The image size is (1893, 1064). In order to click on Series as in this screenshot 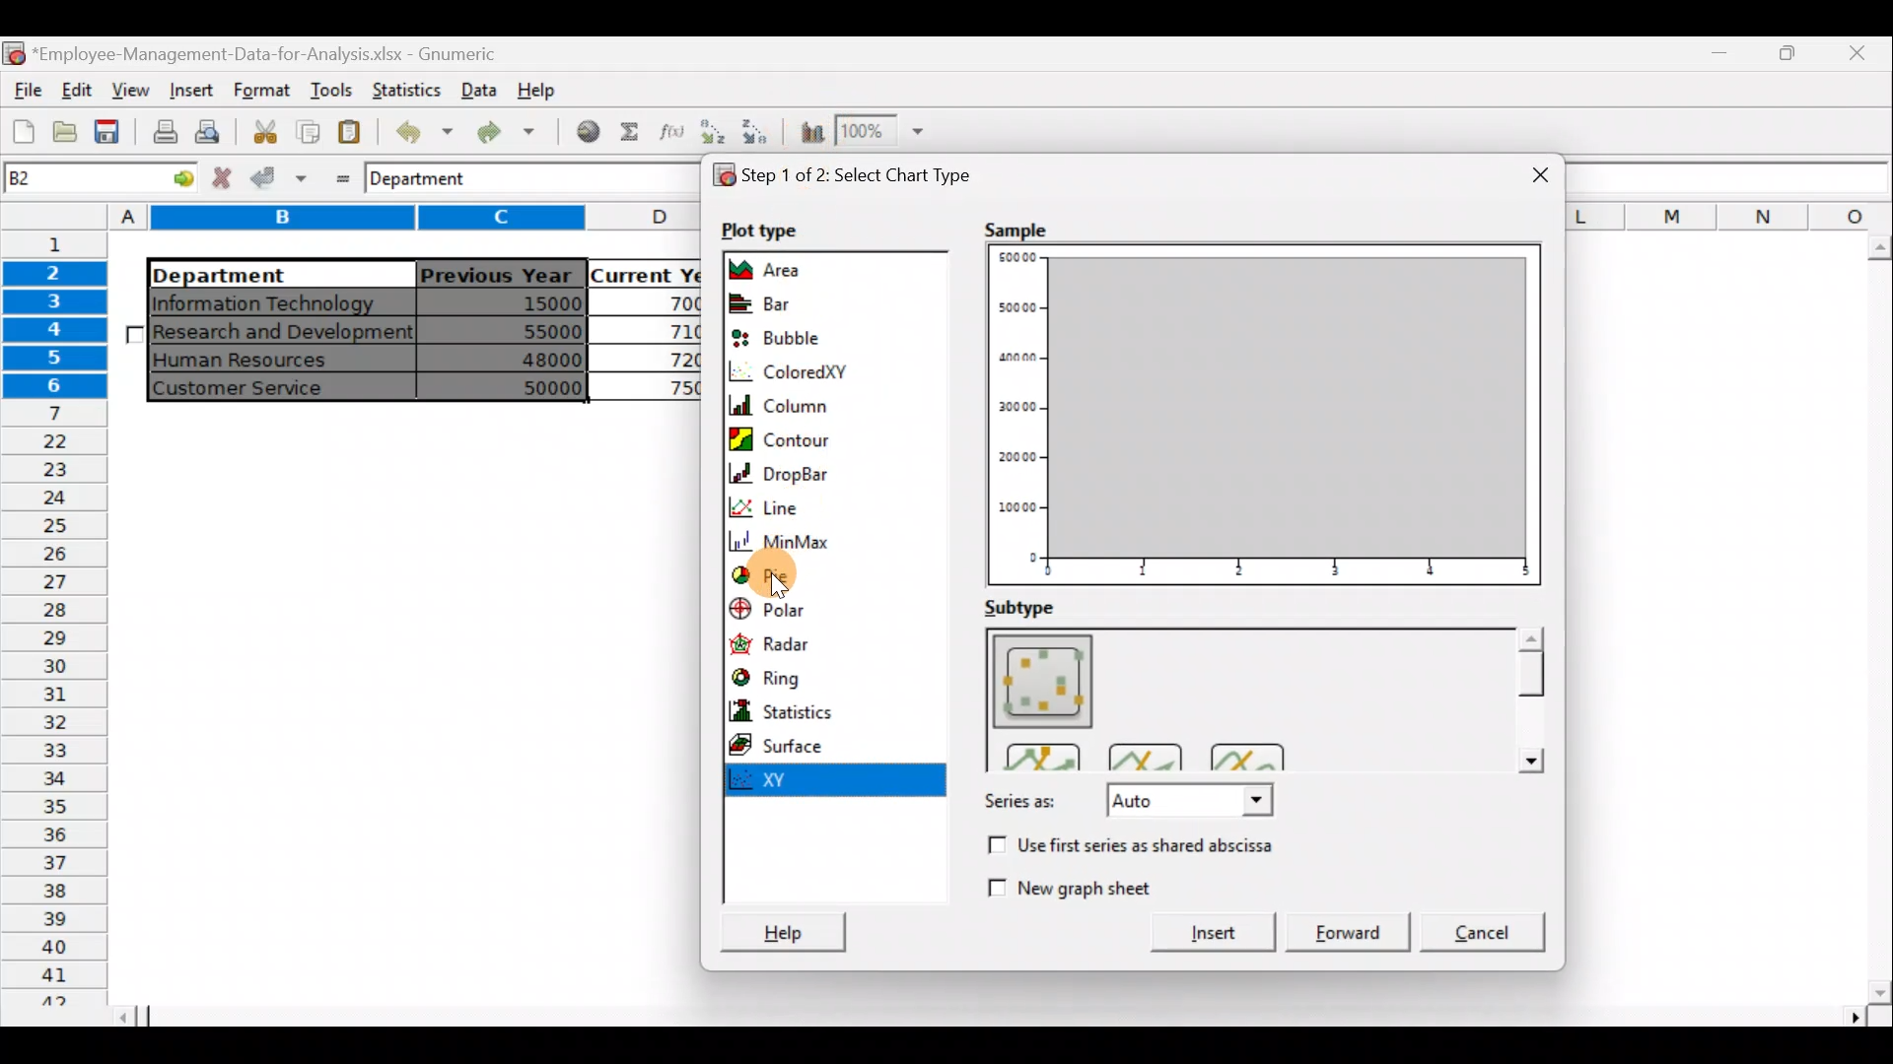, I will do `click(1125, 803)`.